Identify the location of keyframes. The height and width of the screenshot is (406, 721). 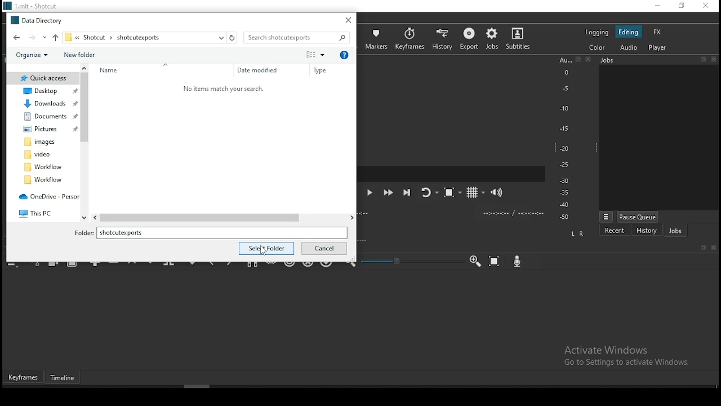
(410, 38).